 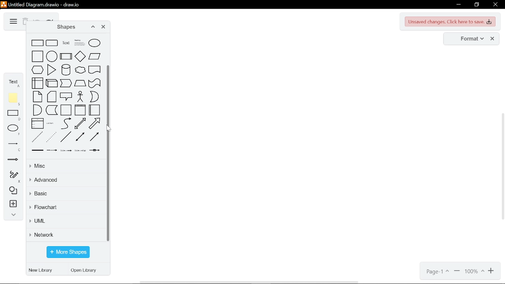 What do you see at coordinates (37, 83) in the screenshot?
I see `internal storage` at bounding box center [37, 83].